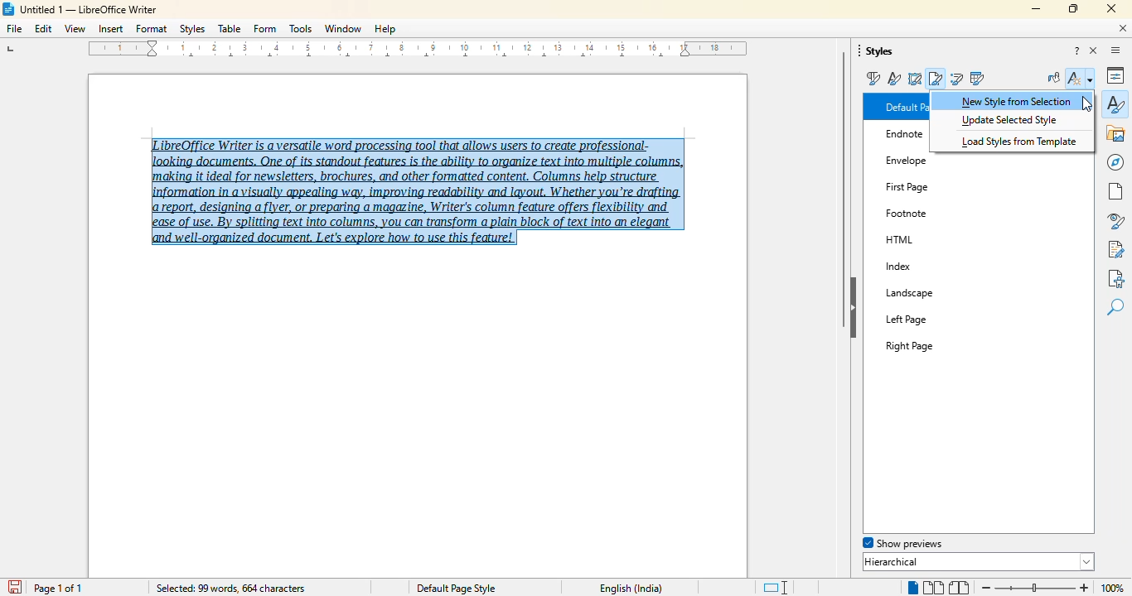 The height and width of the screenshot is (596, 1132). I want to click on zoom in, so click(1083, 588).